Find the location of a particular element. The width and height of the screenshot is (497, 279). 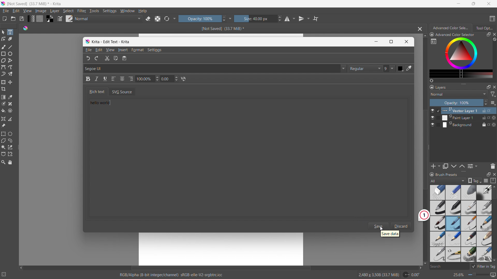

enclose and fill tool is located at coordinates (10, 111).